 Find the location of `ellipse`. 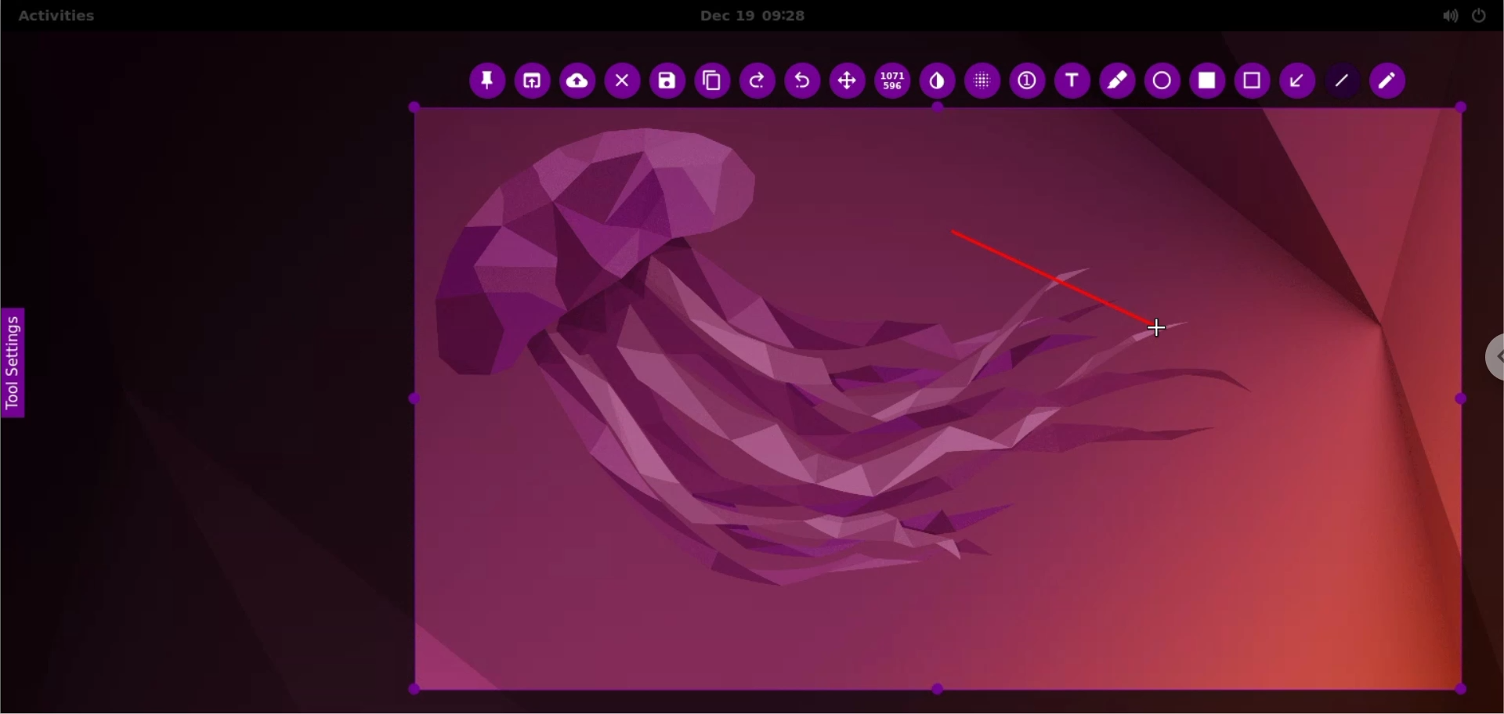

ellipse is located at coordinates (1162, 81).